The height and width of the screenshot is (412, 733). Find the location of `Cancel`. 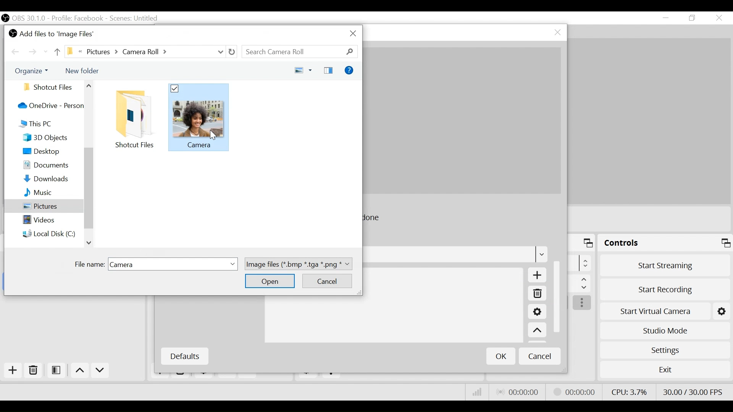

Cancel is located at coordinates (540, 356).